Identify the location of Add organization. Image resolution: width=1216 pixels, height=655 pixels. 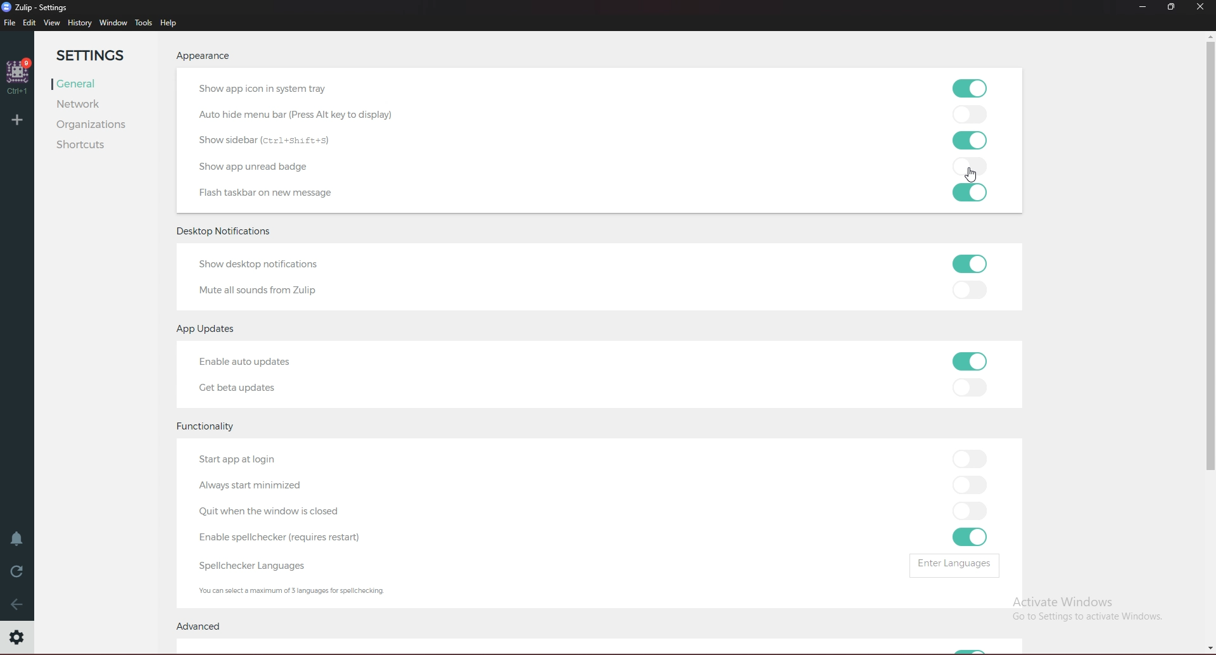
(17, 119).